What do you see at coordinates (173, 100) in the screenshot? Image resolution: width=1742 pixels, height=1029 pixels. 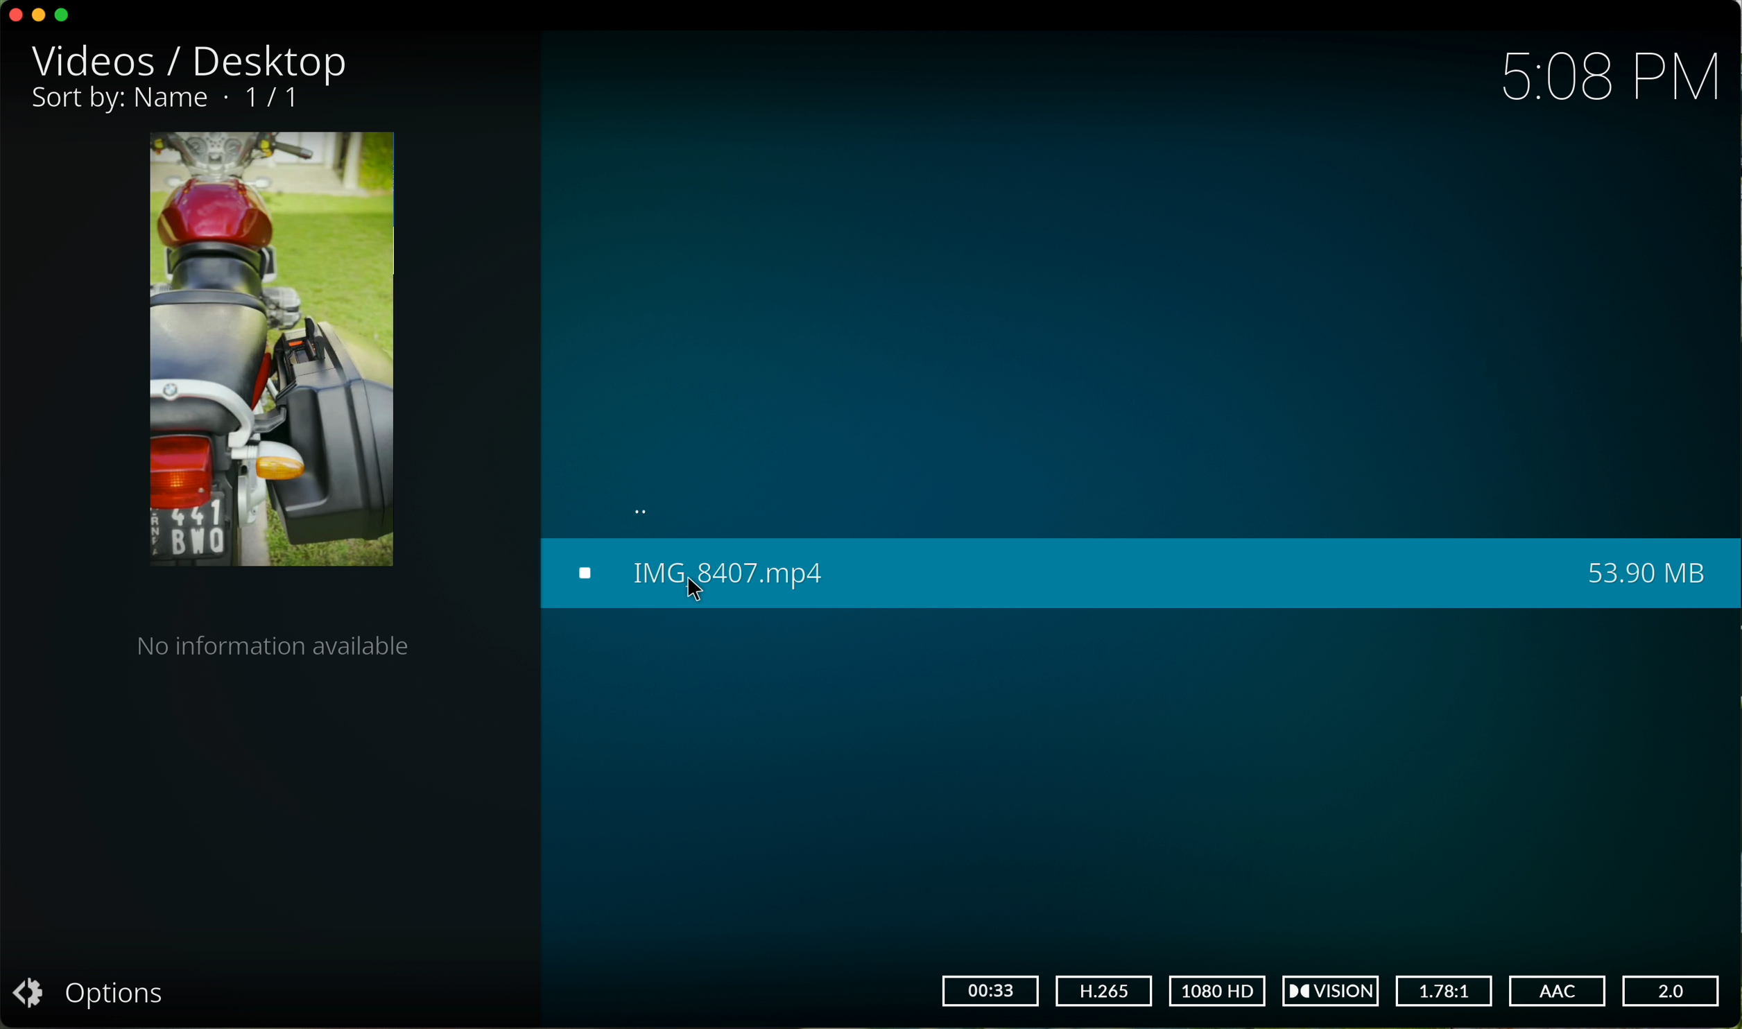 I see `1/1` at bounding box center [173, 100].